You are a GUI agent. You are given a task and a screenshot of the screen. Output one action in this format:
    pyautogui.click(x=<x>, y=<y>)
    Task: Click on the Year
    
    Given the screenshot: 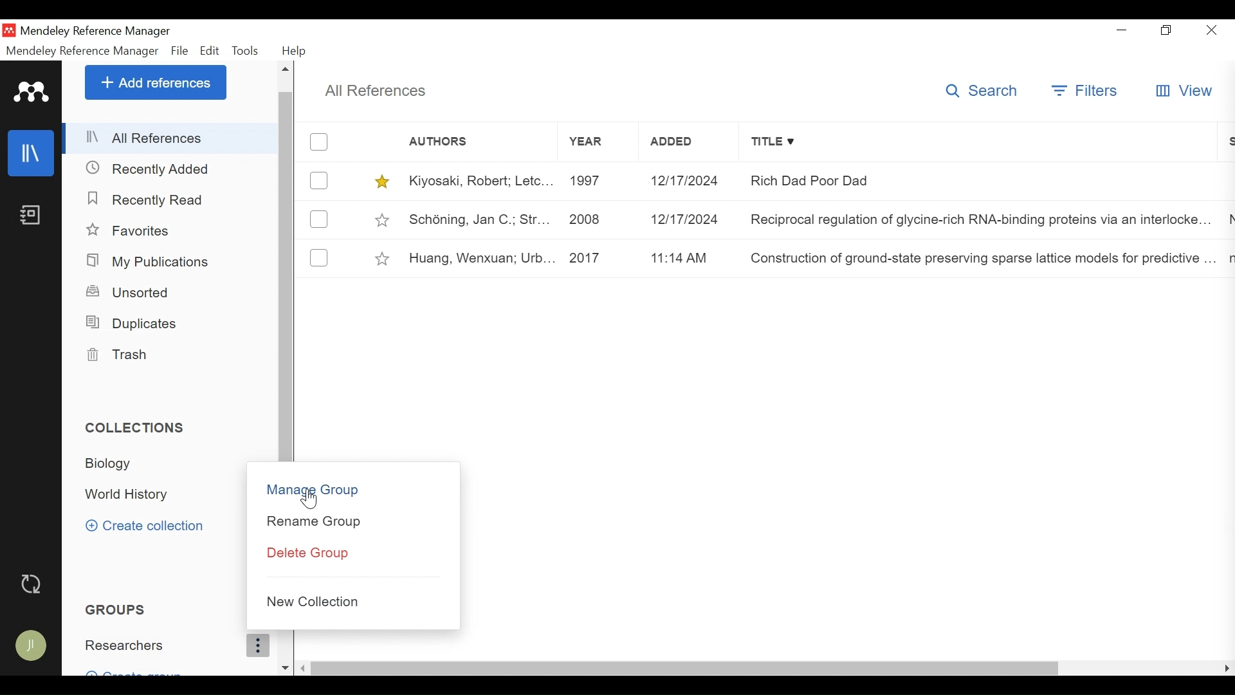 What is the action you would take?
    pyautogui.click(x=595, y=144)
    